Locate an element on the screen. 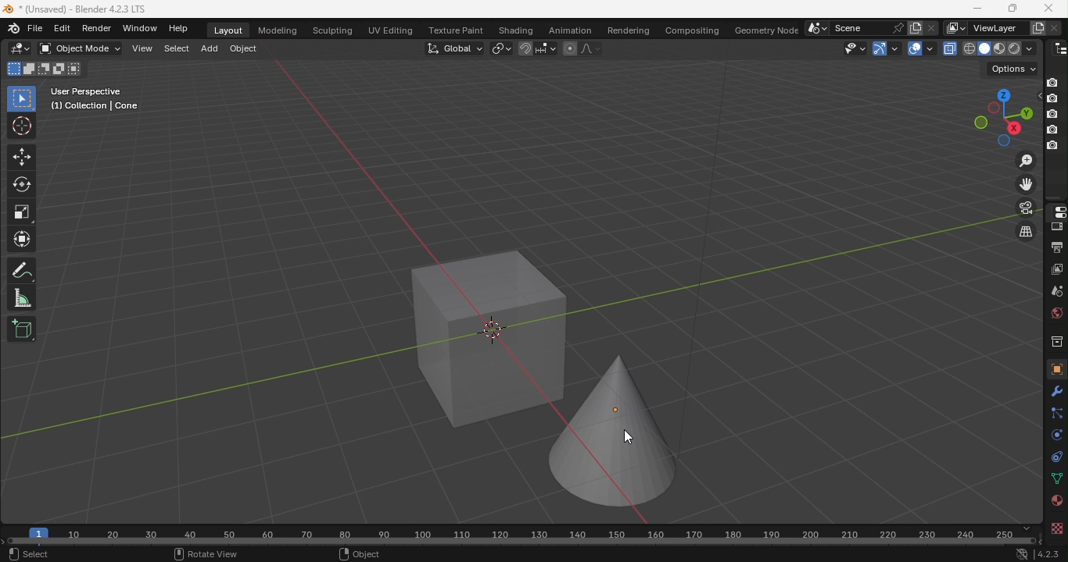 Image resolution: width=1068 pixels, height=562 pixels. Close is located at coordinates (1050, 8).